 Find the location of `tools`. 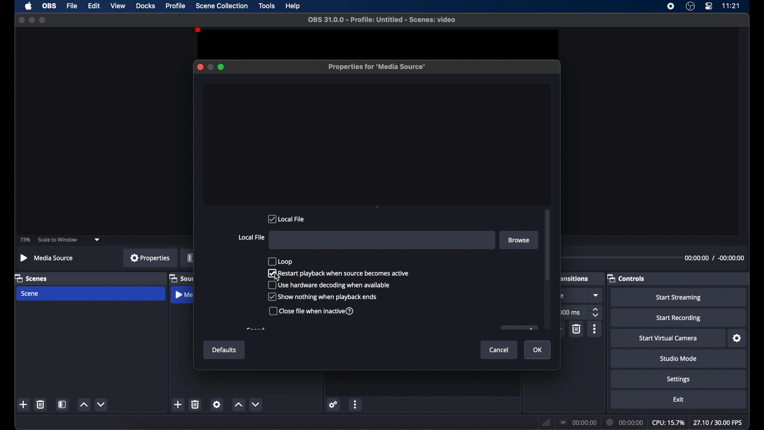

tools is located at coordinates (267, 6).